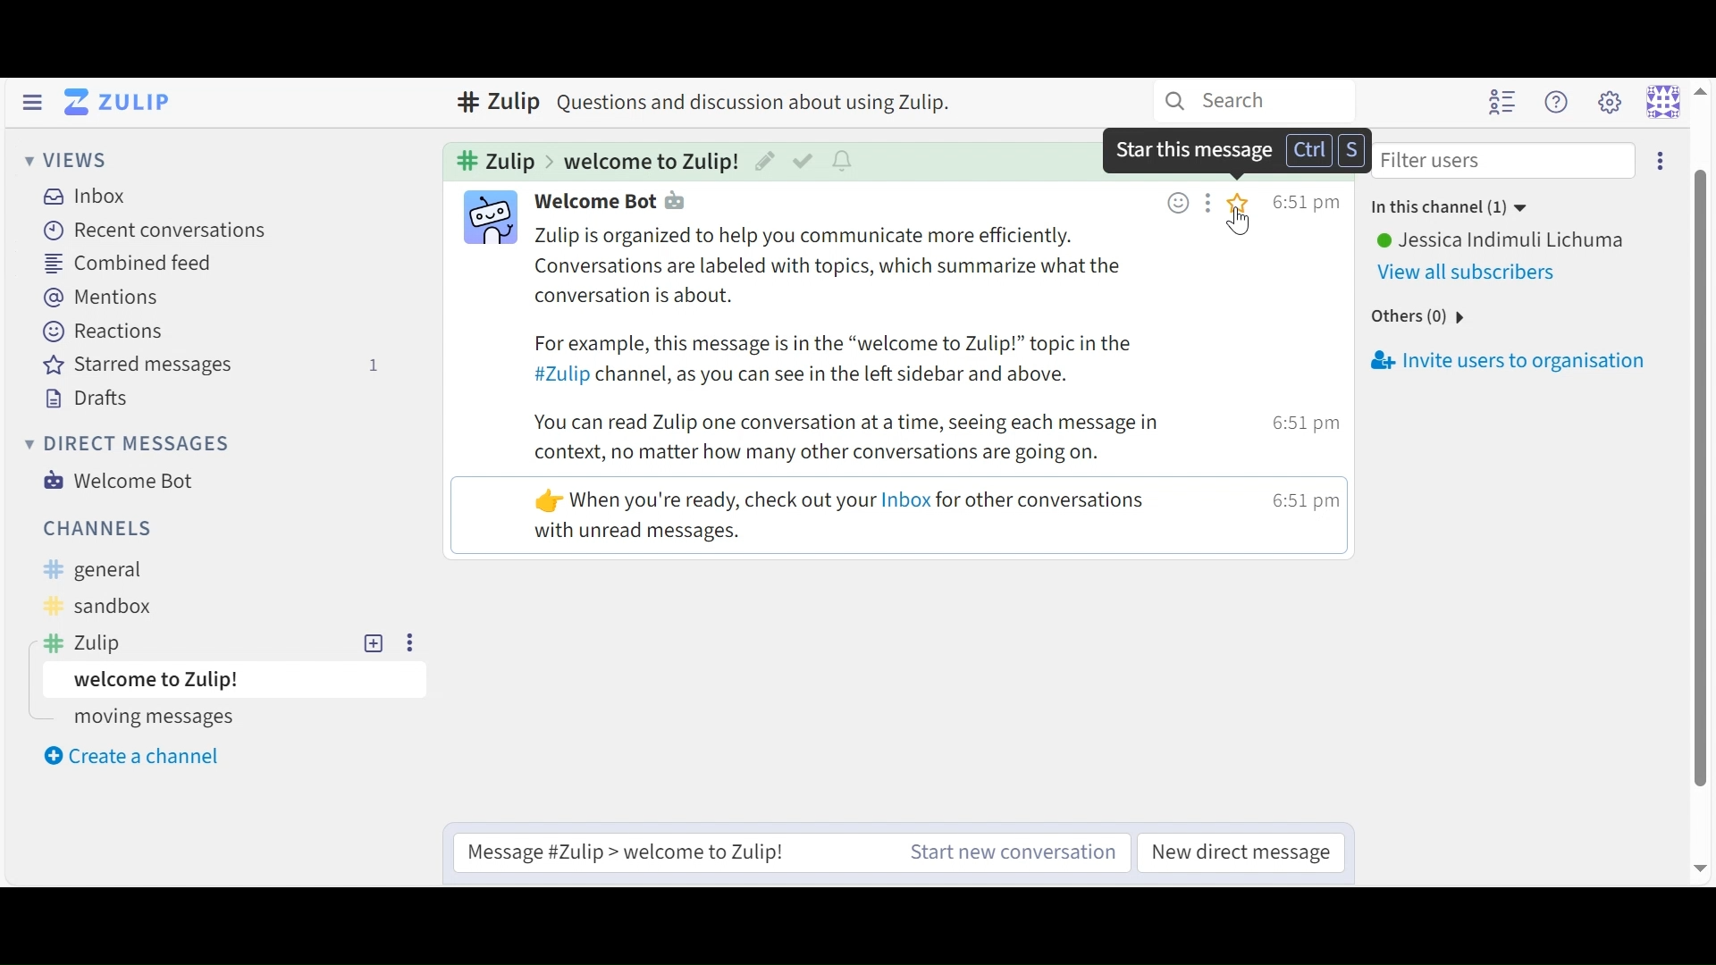  What do you see at coordinates (1504, 367) in the screenshot?
I see `Invite users to organisation` at bounding box center [1504, 367].